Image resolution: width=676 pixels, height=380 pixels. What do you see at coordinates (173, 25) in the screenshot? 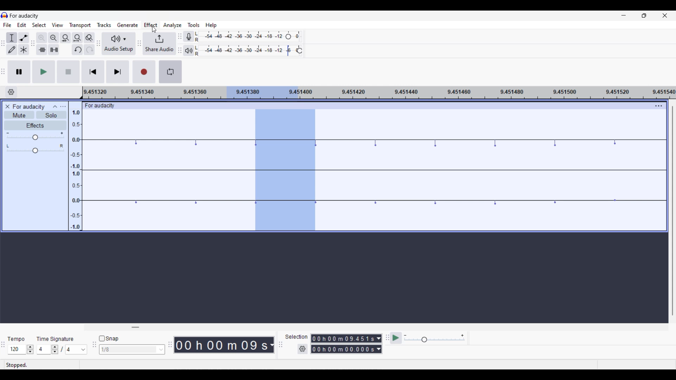
I see `Analyze menu` at bounding box center [173, 25].